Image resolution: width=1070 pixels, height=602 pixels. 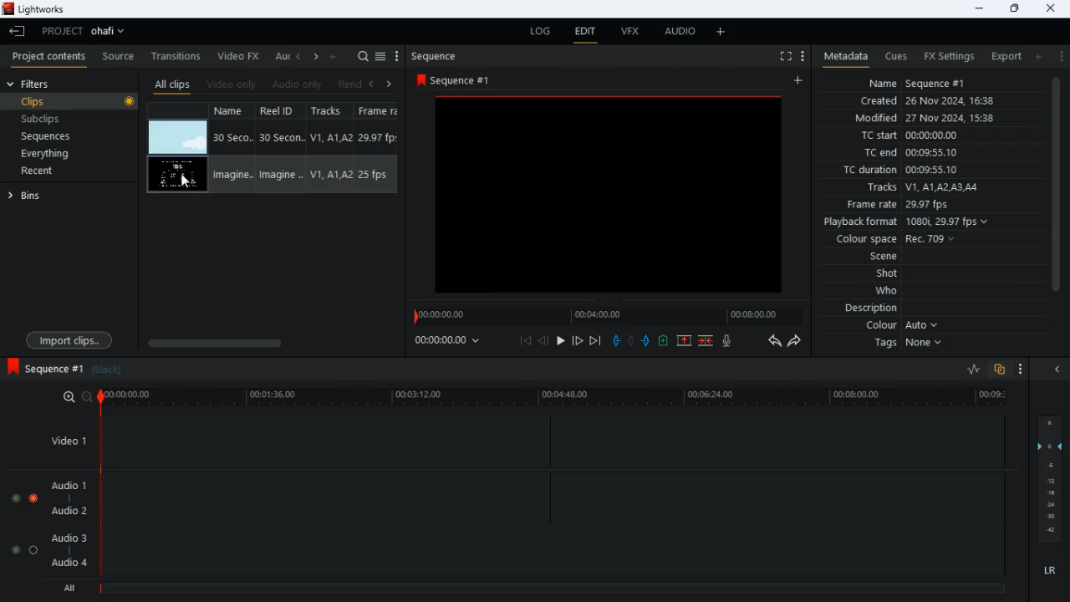 I want to click on audio selection buttons, so click(x=24, y=551).